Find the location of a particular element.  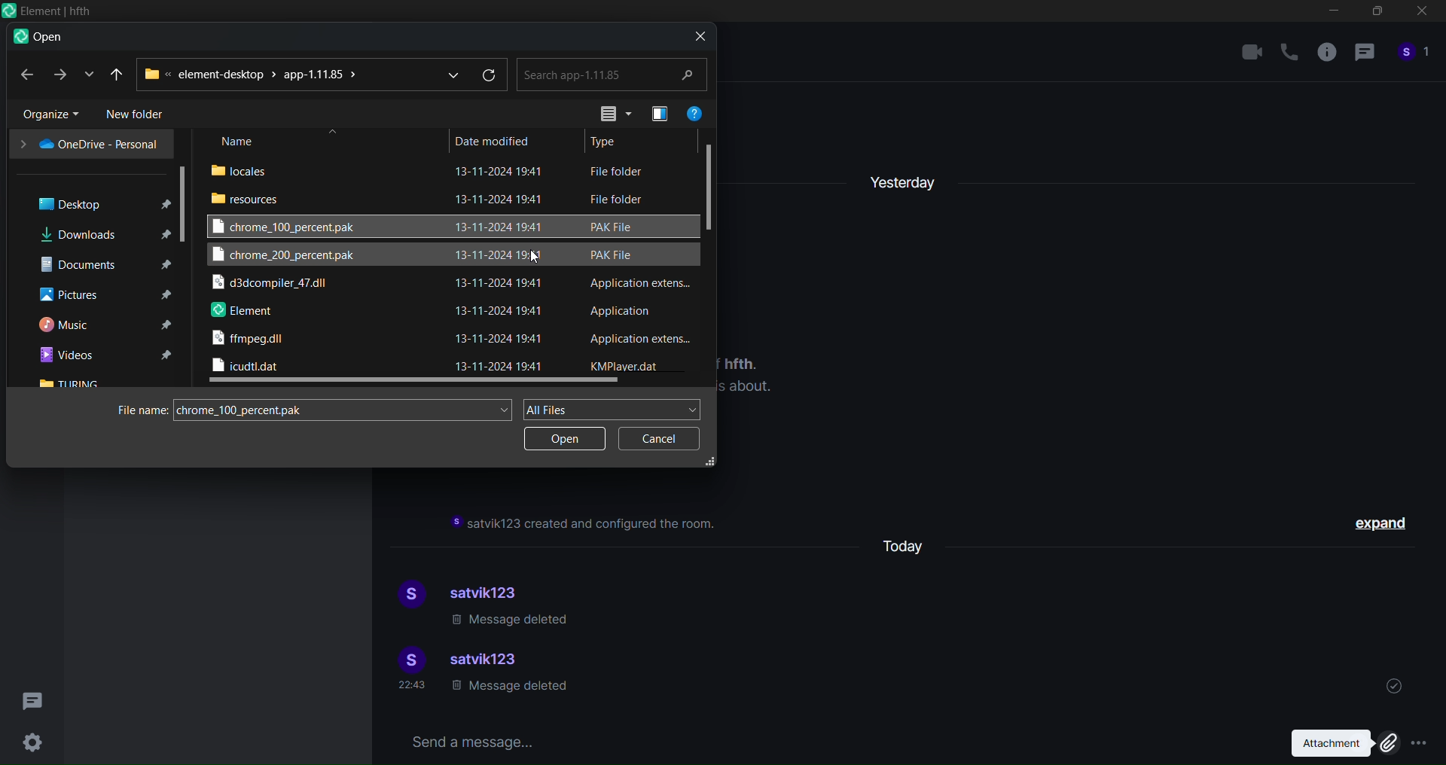

maximize is located at coordinates (1375, 14).